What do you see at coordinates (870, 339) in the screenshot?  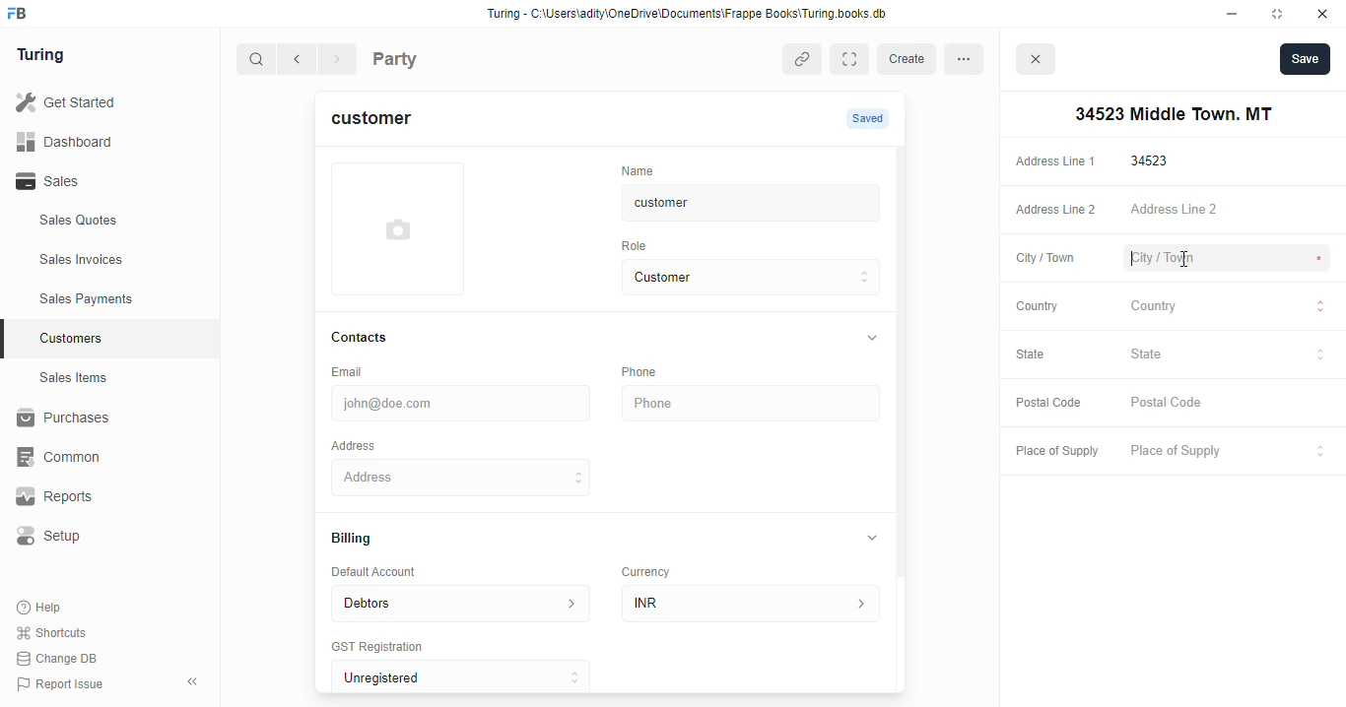 I see `collapse` at bounding box center [870, 339].